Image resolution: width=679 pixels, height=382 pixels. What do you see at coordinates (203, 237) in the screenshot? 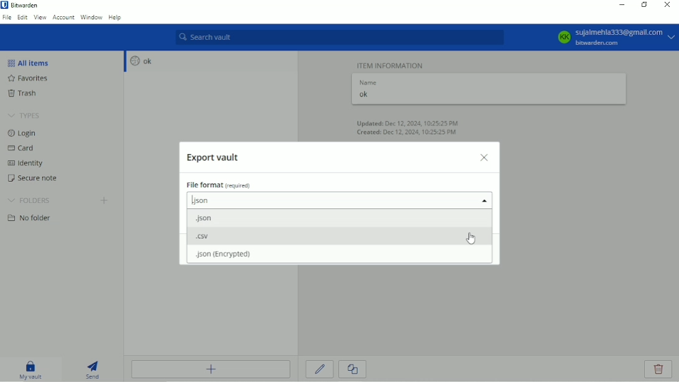
I see `.csv` at bounding box center [203, 237].